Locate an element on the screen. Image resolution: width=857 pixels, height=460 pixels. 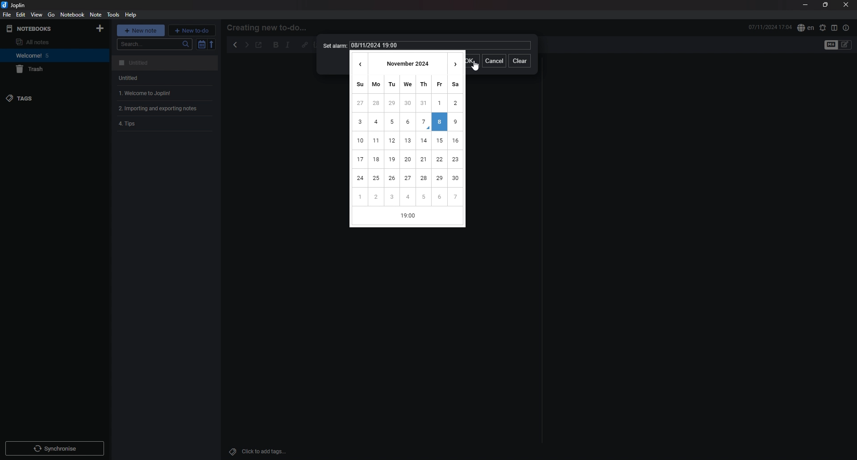
note properties is located at coordinates (847, 28).